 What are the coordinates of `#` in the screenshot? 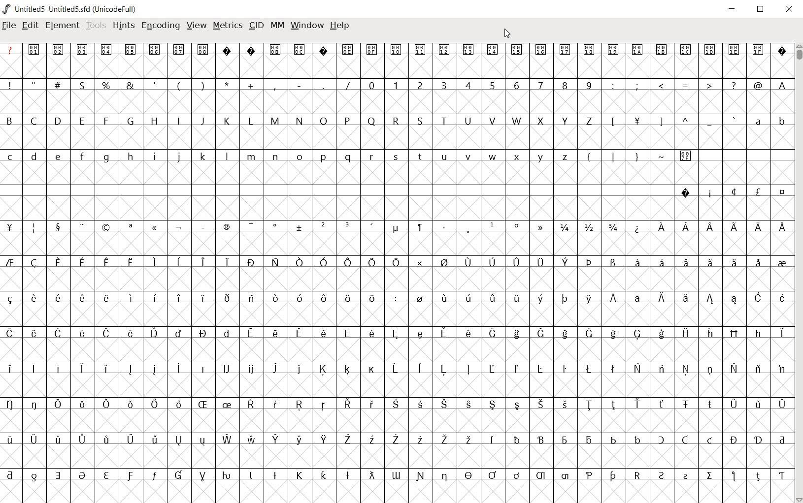 It's located at (60, 86).